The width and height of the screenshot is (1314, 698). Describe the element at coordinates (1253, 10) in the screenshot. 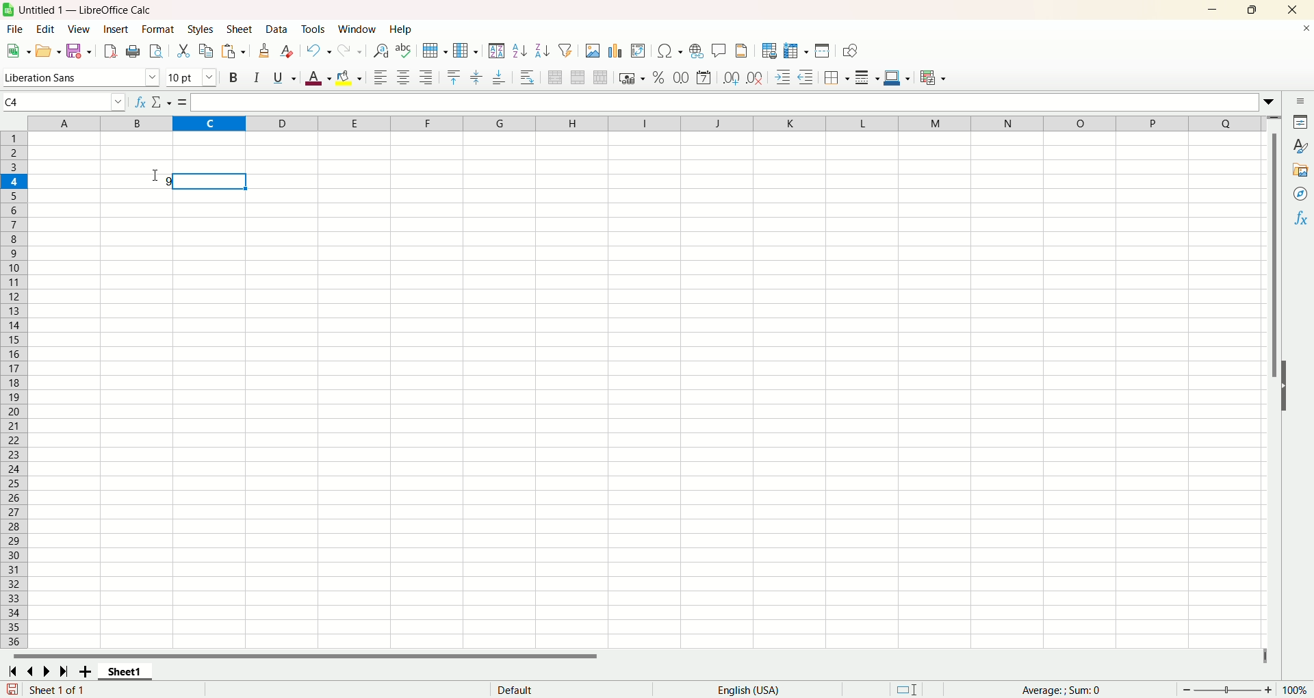

I see `maximize` at that location.